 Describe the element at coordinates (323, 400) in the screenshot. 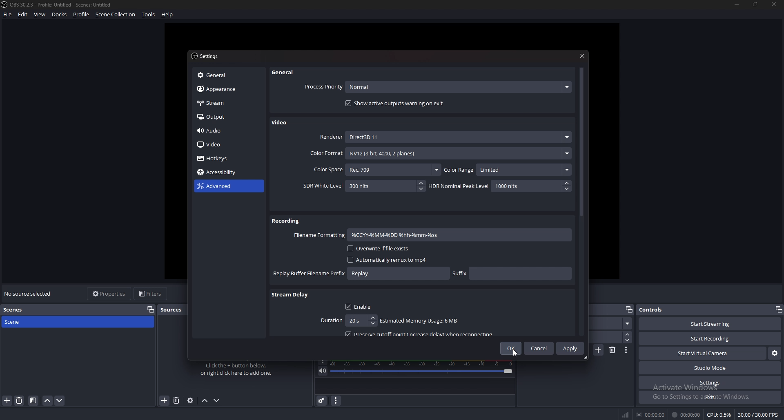

I see `advanced audio properties` at that location.